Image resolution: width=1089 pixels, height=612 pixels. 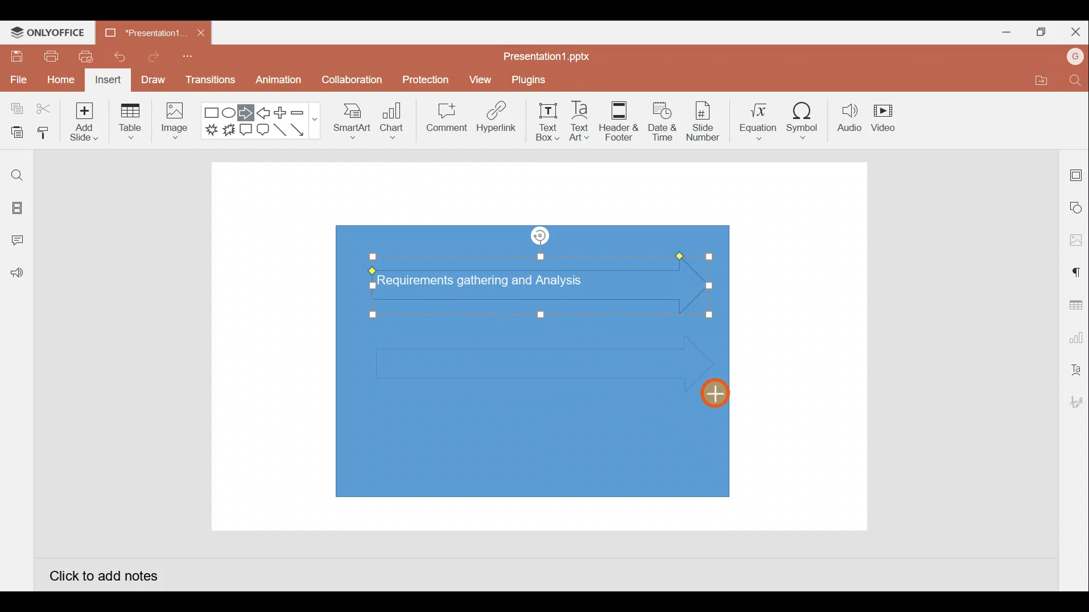 I want to click on File, so click(x=17, y=78).